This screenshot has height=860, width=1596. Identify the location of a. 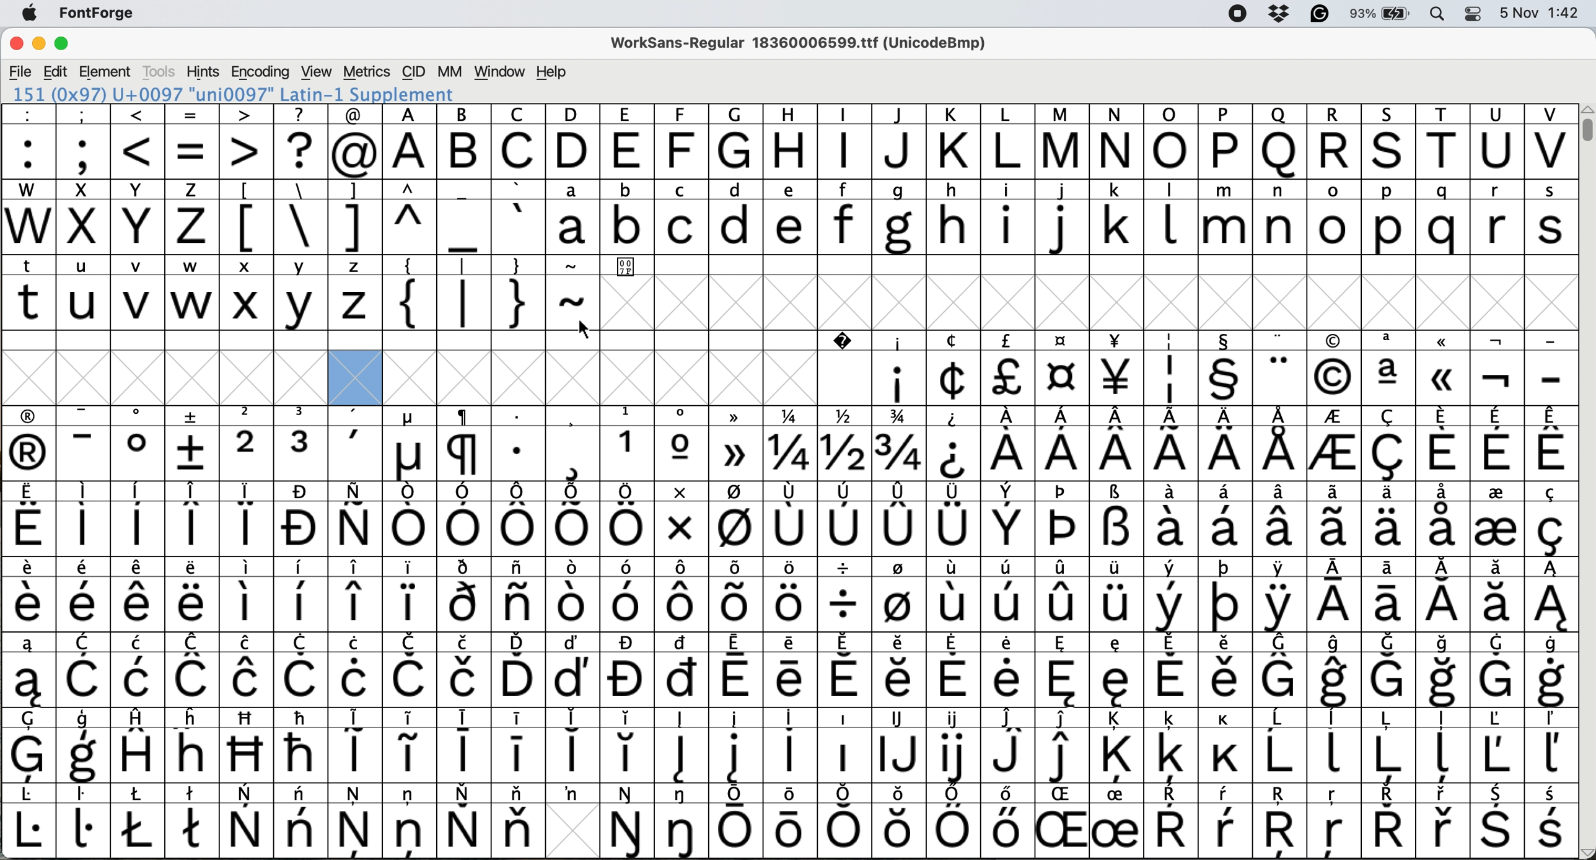
(573, 216).